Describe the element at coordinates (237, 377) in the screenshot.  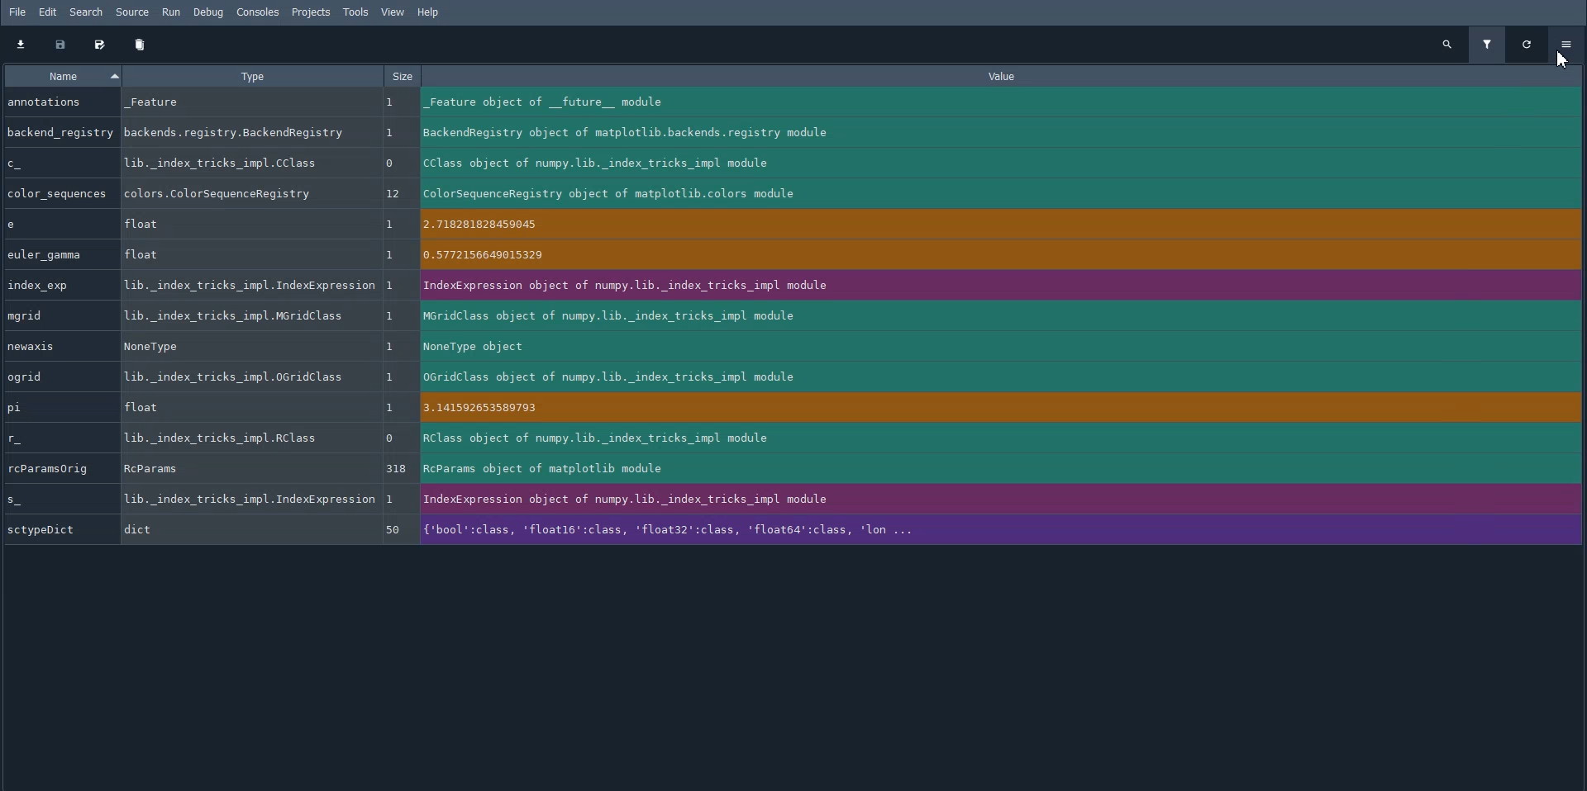
I see `type value` at that location.